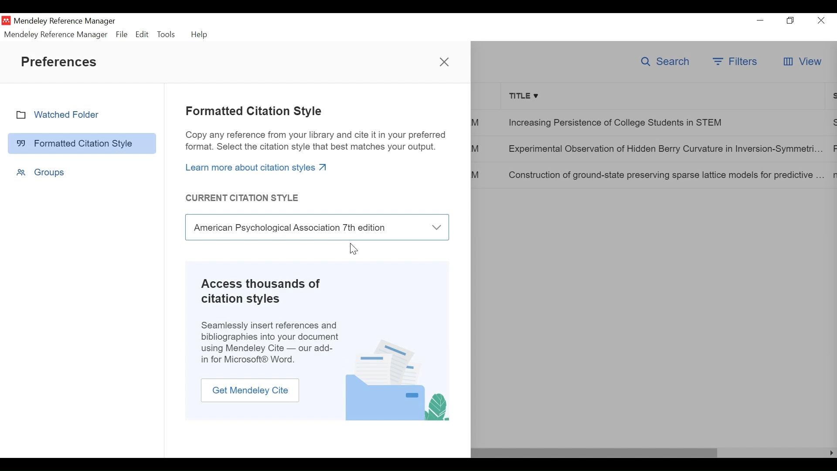 Image resolution: width=837 pixels, height=471 pixels. What do you see at coordinates (318, 227) in the screenshot?
I see `Current Citation Style Field` at bounding box center [318, 227].